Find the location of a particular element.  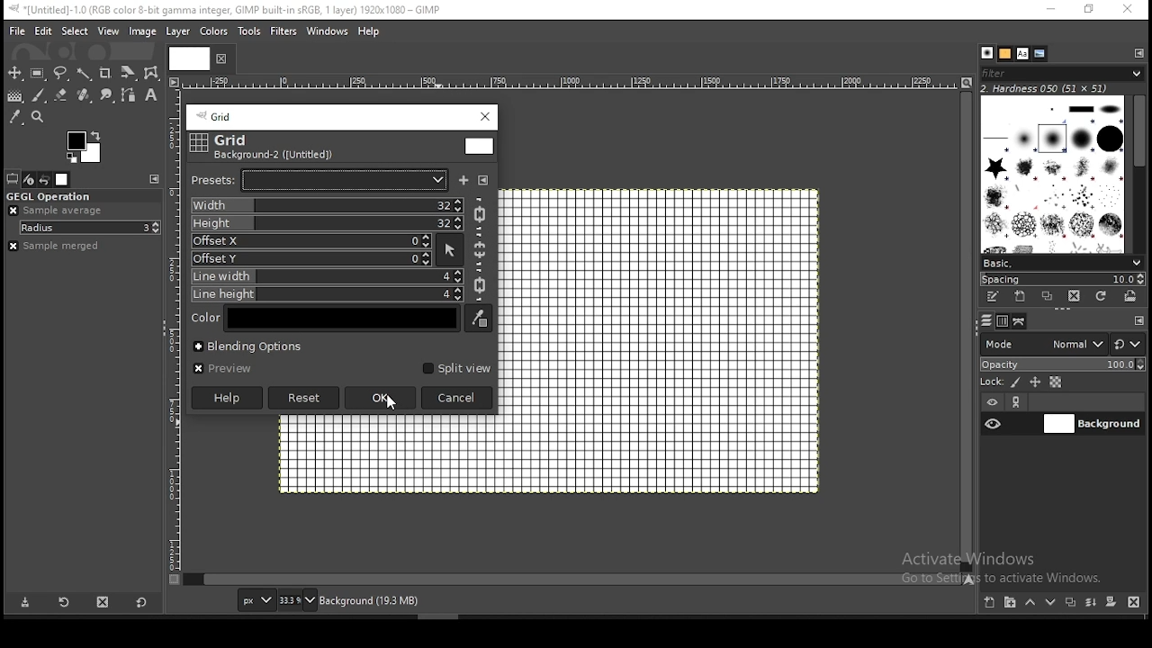

sample average is located at coordinates (54, 211).